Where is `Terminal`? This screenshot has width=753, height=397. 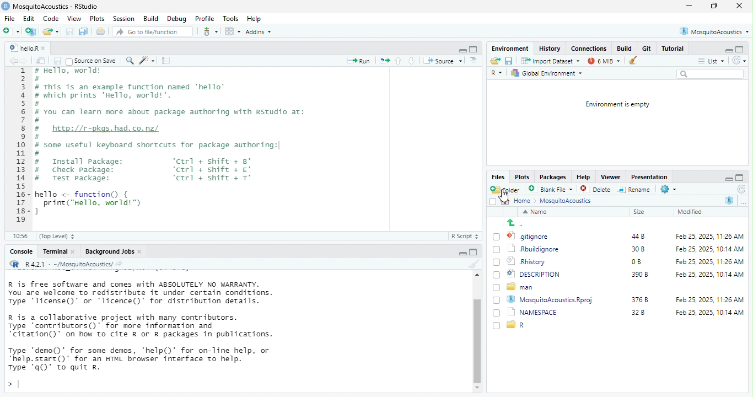
Terminal is located at coordinates (55, 252).